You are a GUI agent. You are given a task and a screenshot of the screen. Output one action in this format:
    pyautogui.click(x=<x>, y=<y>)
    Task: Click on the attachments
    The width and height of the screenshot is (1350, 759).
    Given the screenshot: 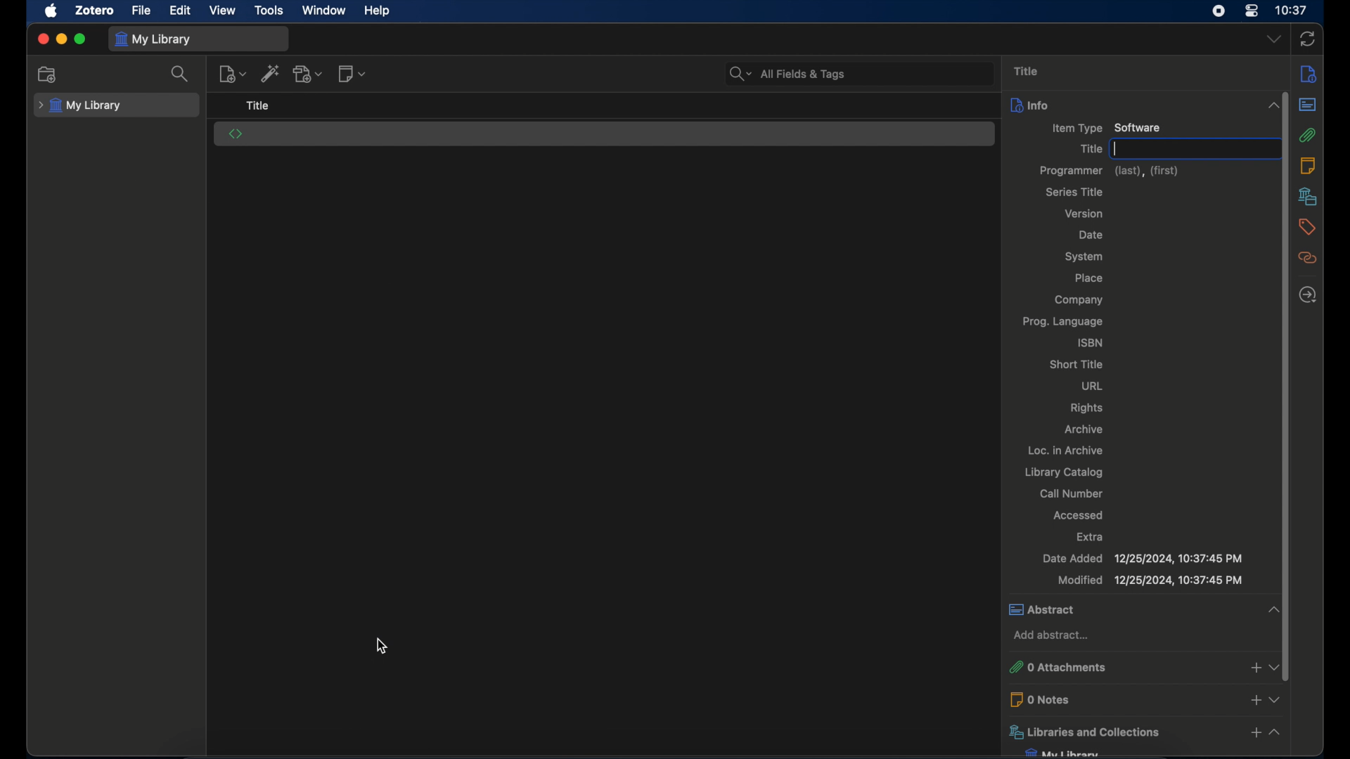 What is the action you would take?
    pyautogui.click(x=1309, y=136)
    